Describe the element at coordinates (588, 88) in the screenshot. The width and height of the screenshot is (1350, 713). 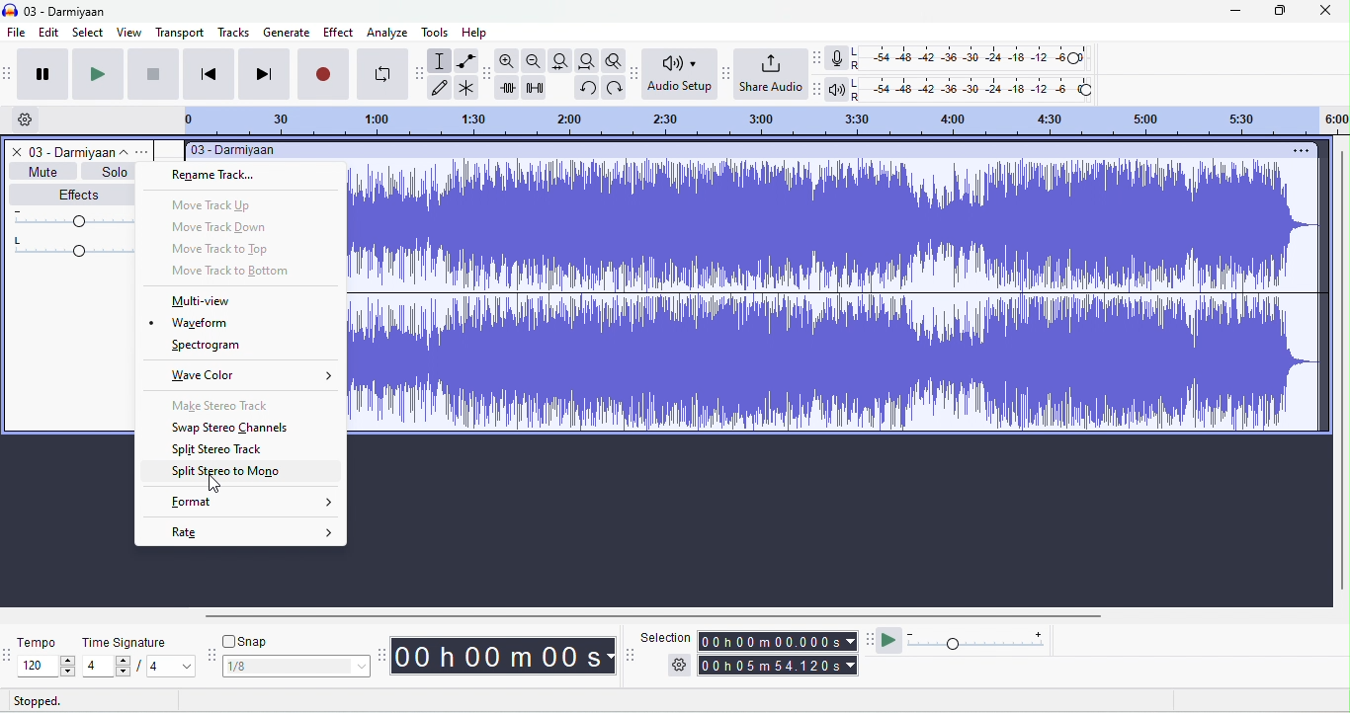
I see `undo` at that location.